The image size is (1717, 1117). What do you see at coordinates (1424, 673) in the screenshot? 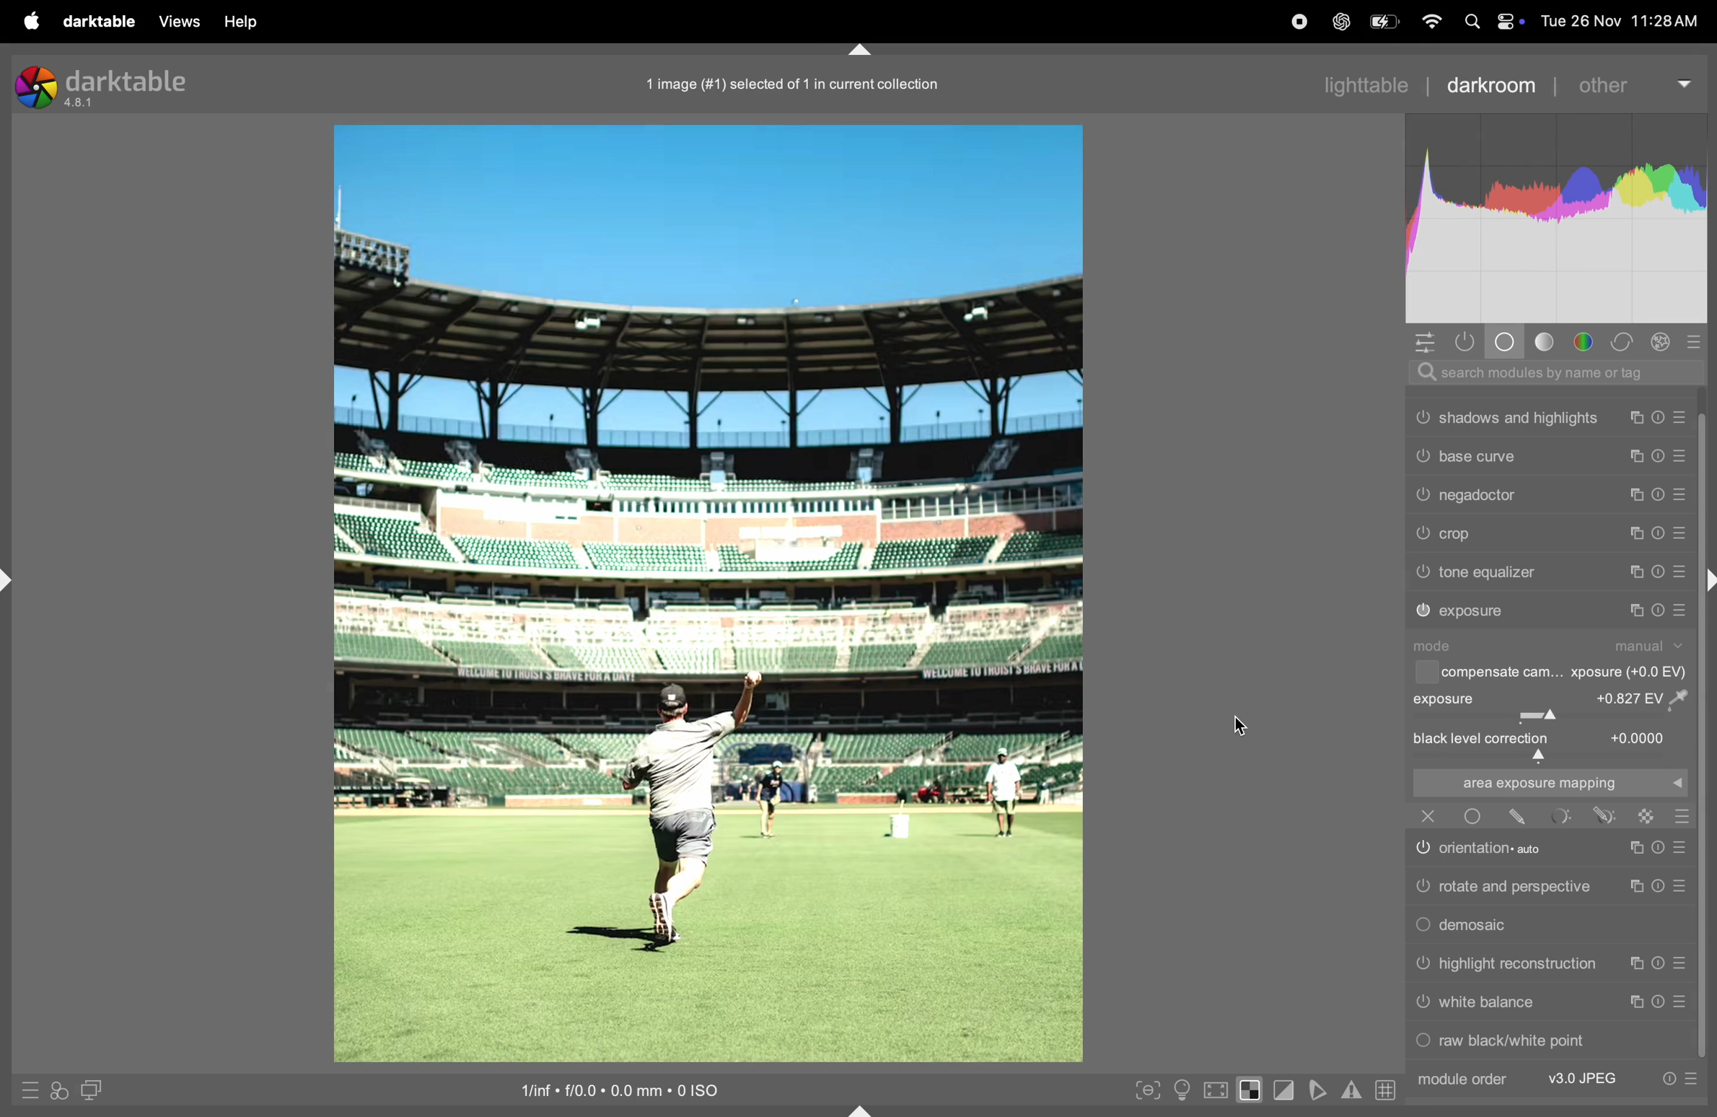
I see `Checkbox ` at bounding box center [1424, 673].